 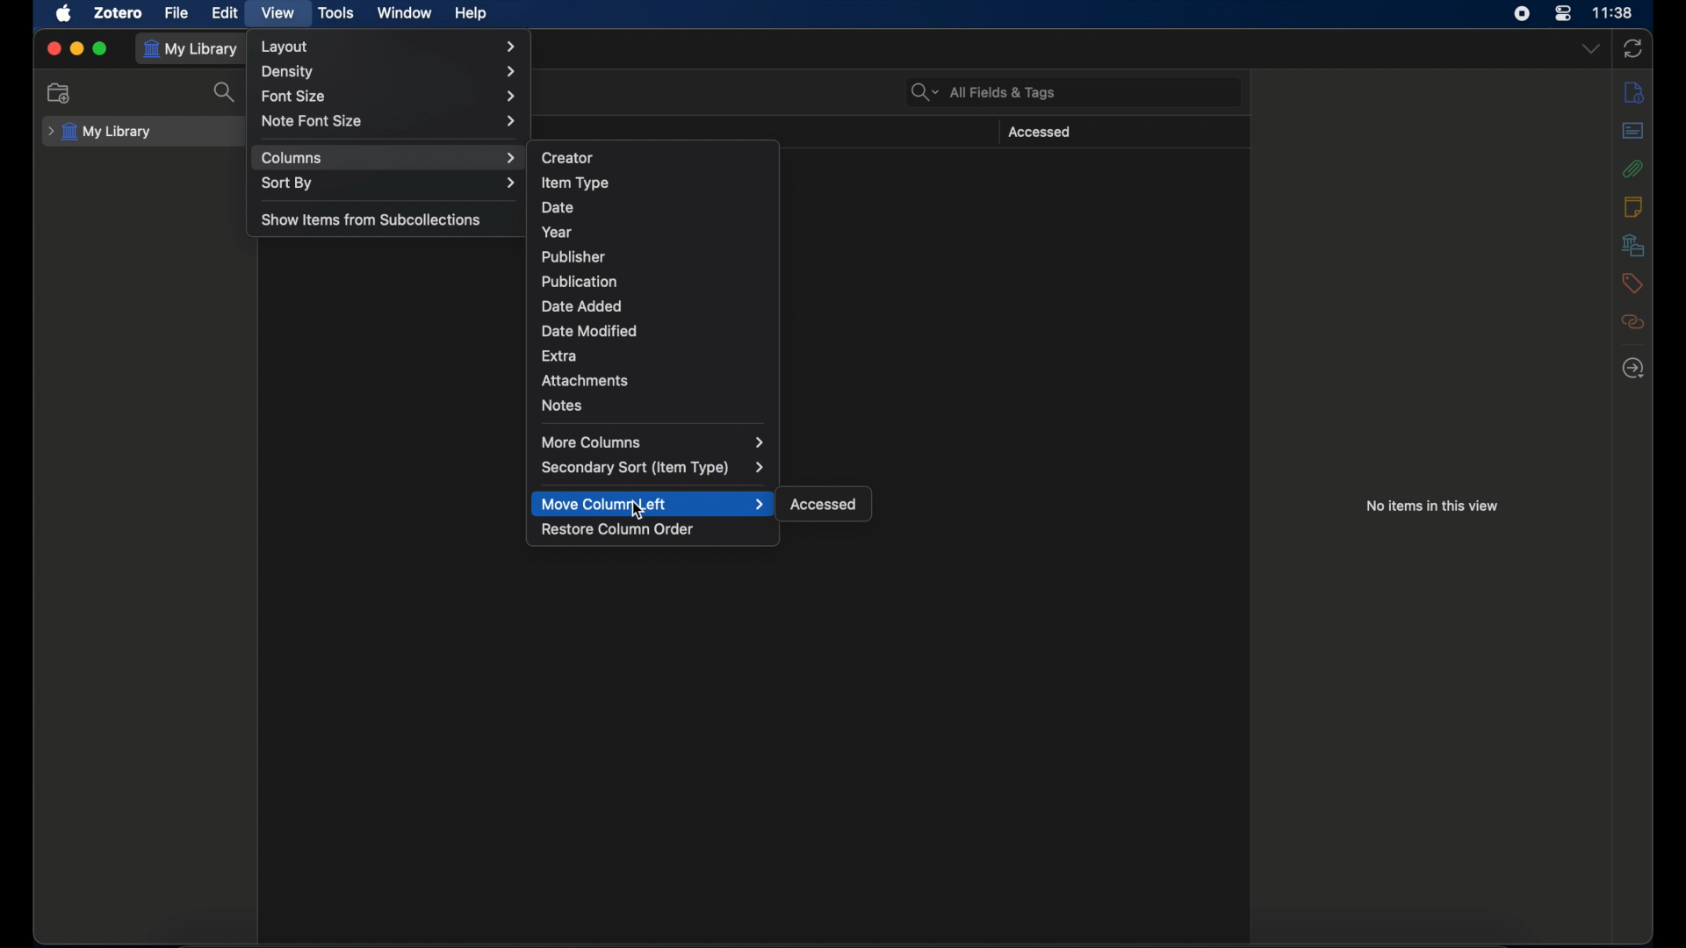 I want to click on year, so click(x=557, y=232).